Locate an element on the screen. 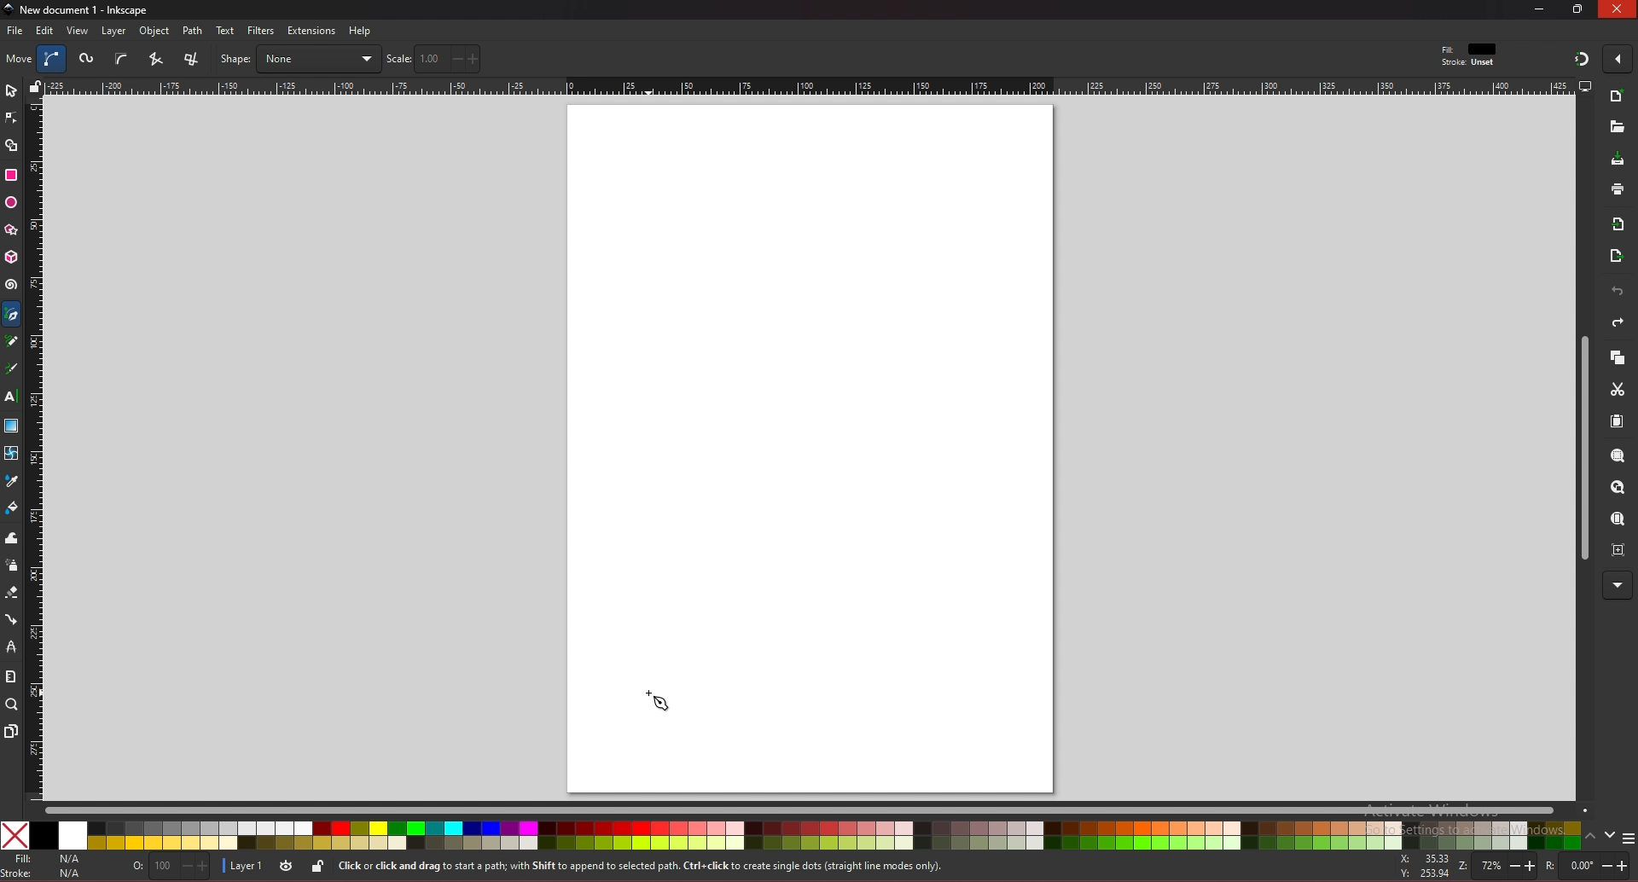  redo is located at coordinates (1618, 322).